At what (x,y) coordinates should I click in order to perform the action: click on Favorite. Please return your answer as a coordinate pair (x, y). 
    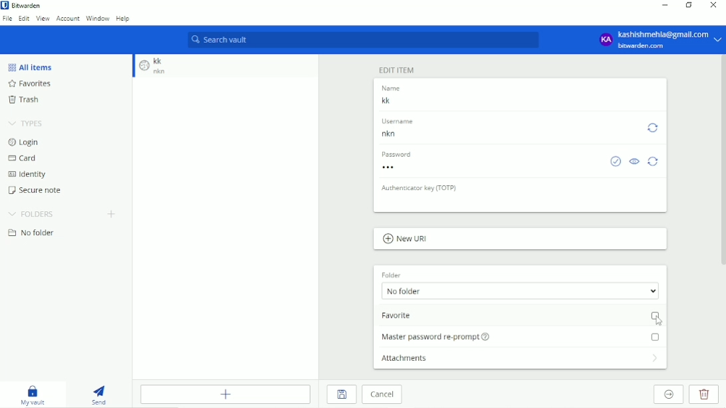
    Looking at the image, I should click on (520, 316).